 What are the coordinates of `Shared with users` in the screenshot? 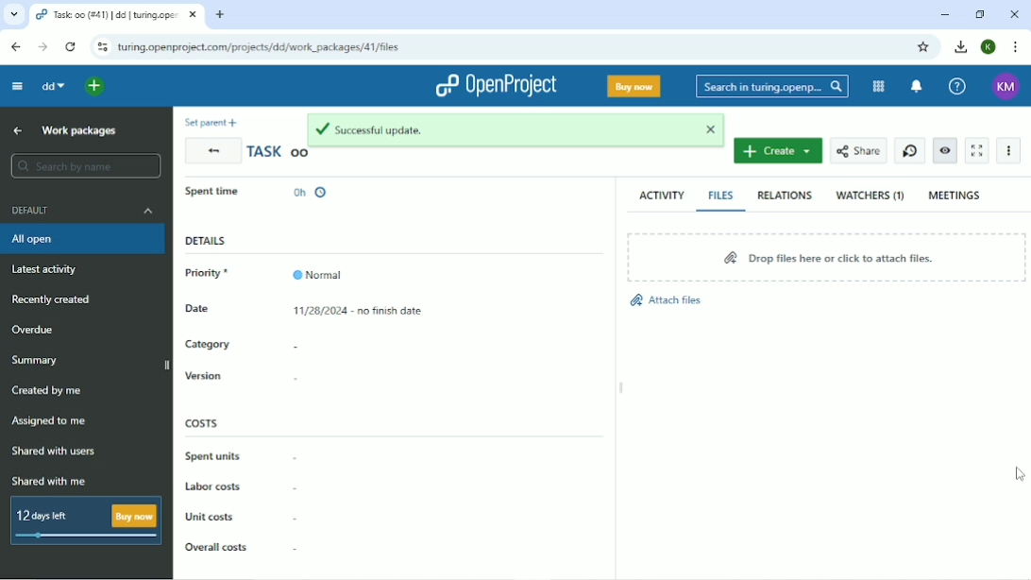 It's located at (54, 452).